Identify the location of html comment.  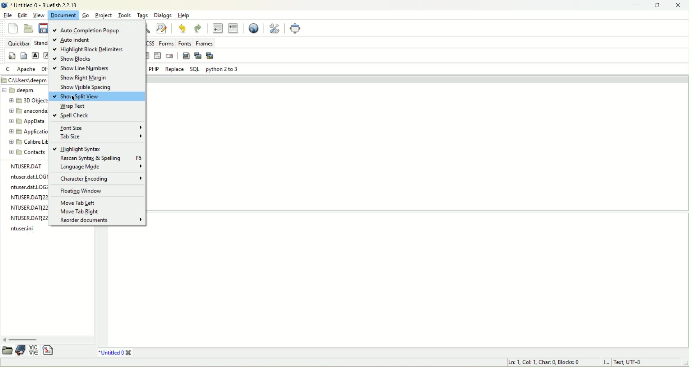
(158, 56).